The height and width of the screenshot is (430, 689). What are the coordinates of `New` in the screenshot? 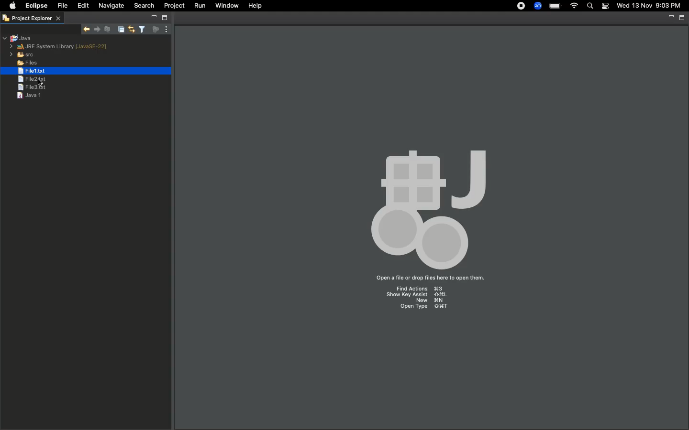 It's located at (430, 301).